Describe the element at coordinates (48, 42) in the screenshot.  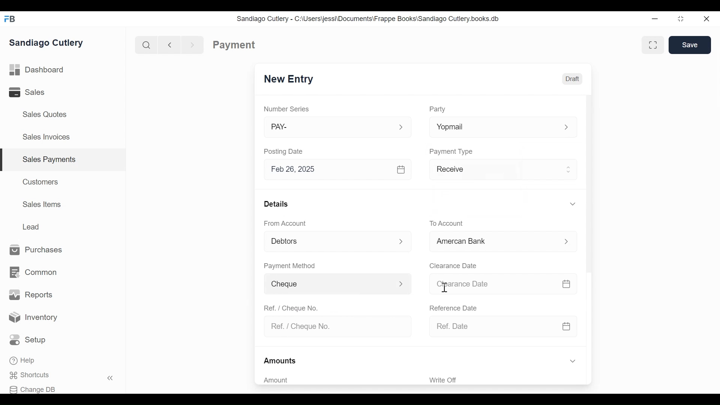
I see `Sandiago Cutlery` at that location.